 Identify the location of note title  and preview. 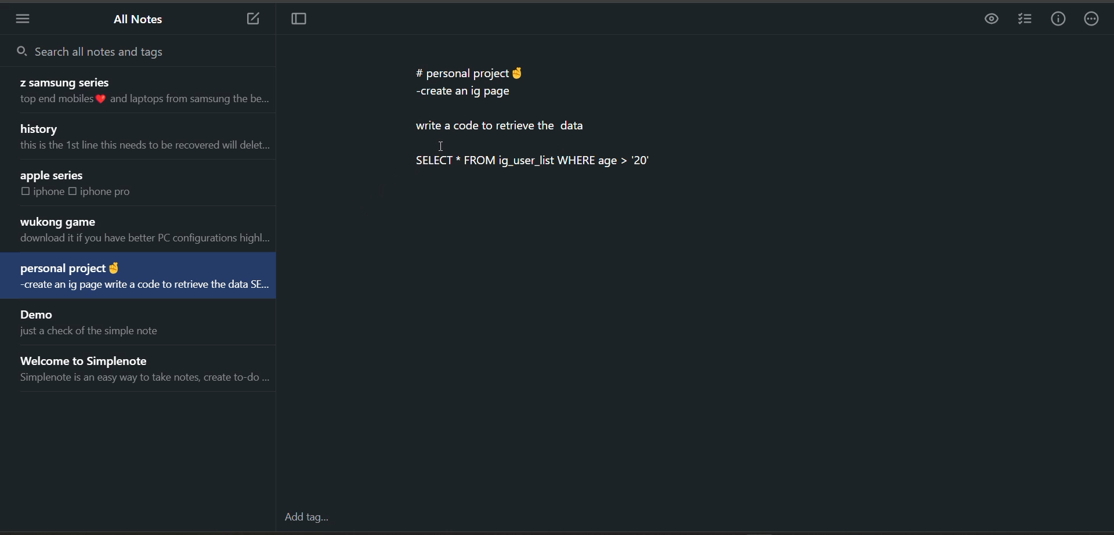
(135, 92).